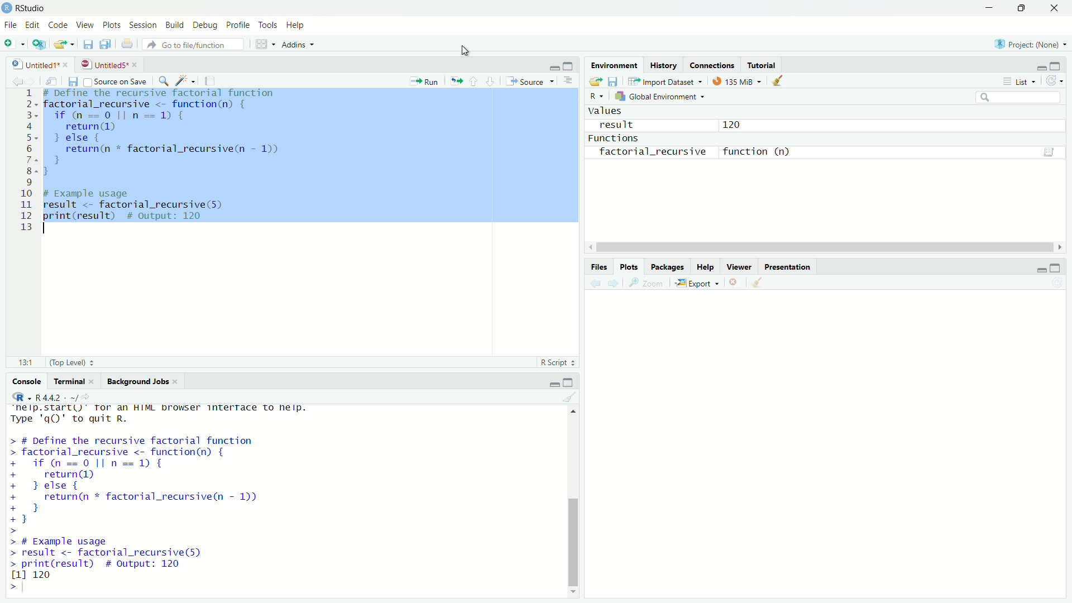  What do you see at coordinates (662, 63) in the screenshot?
I see `History` at bounding box center [662, 63].